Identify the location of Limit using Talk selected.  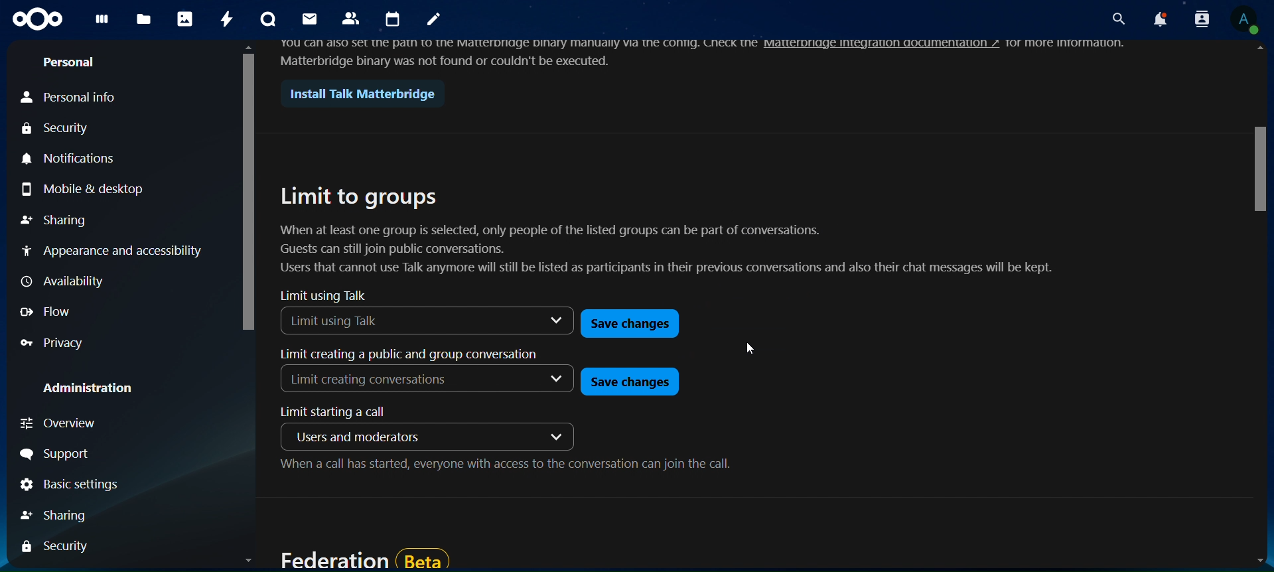
(381, 320).